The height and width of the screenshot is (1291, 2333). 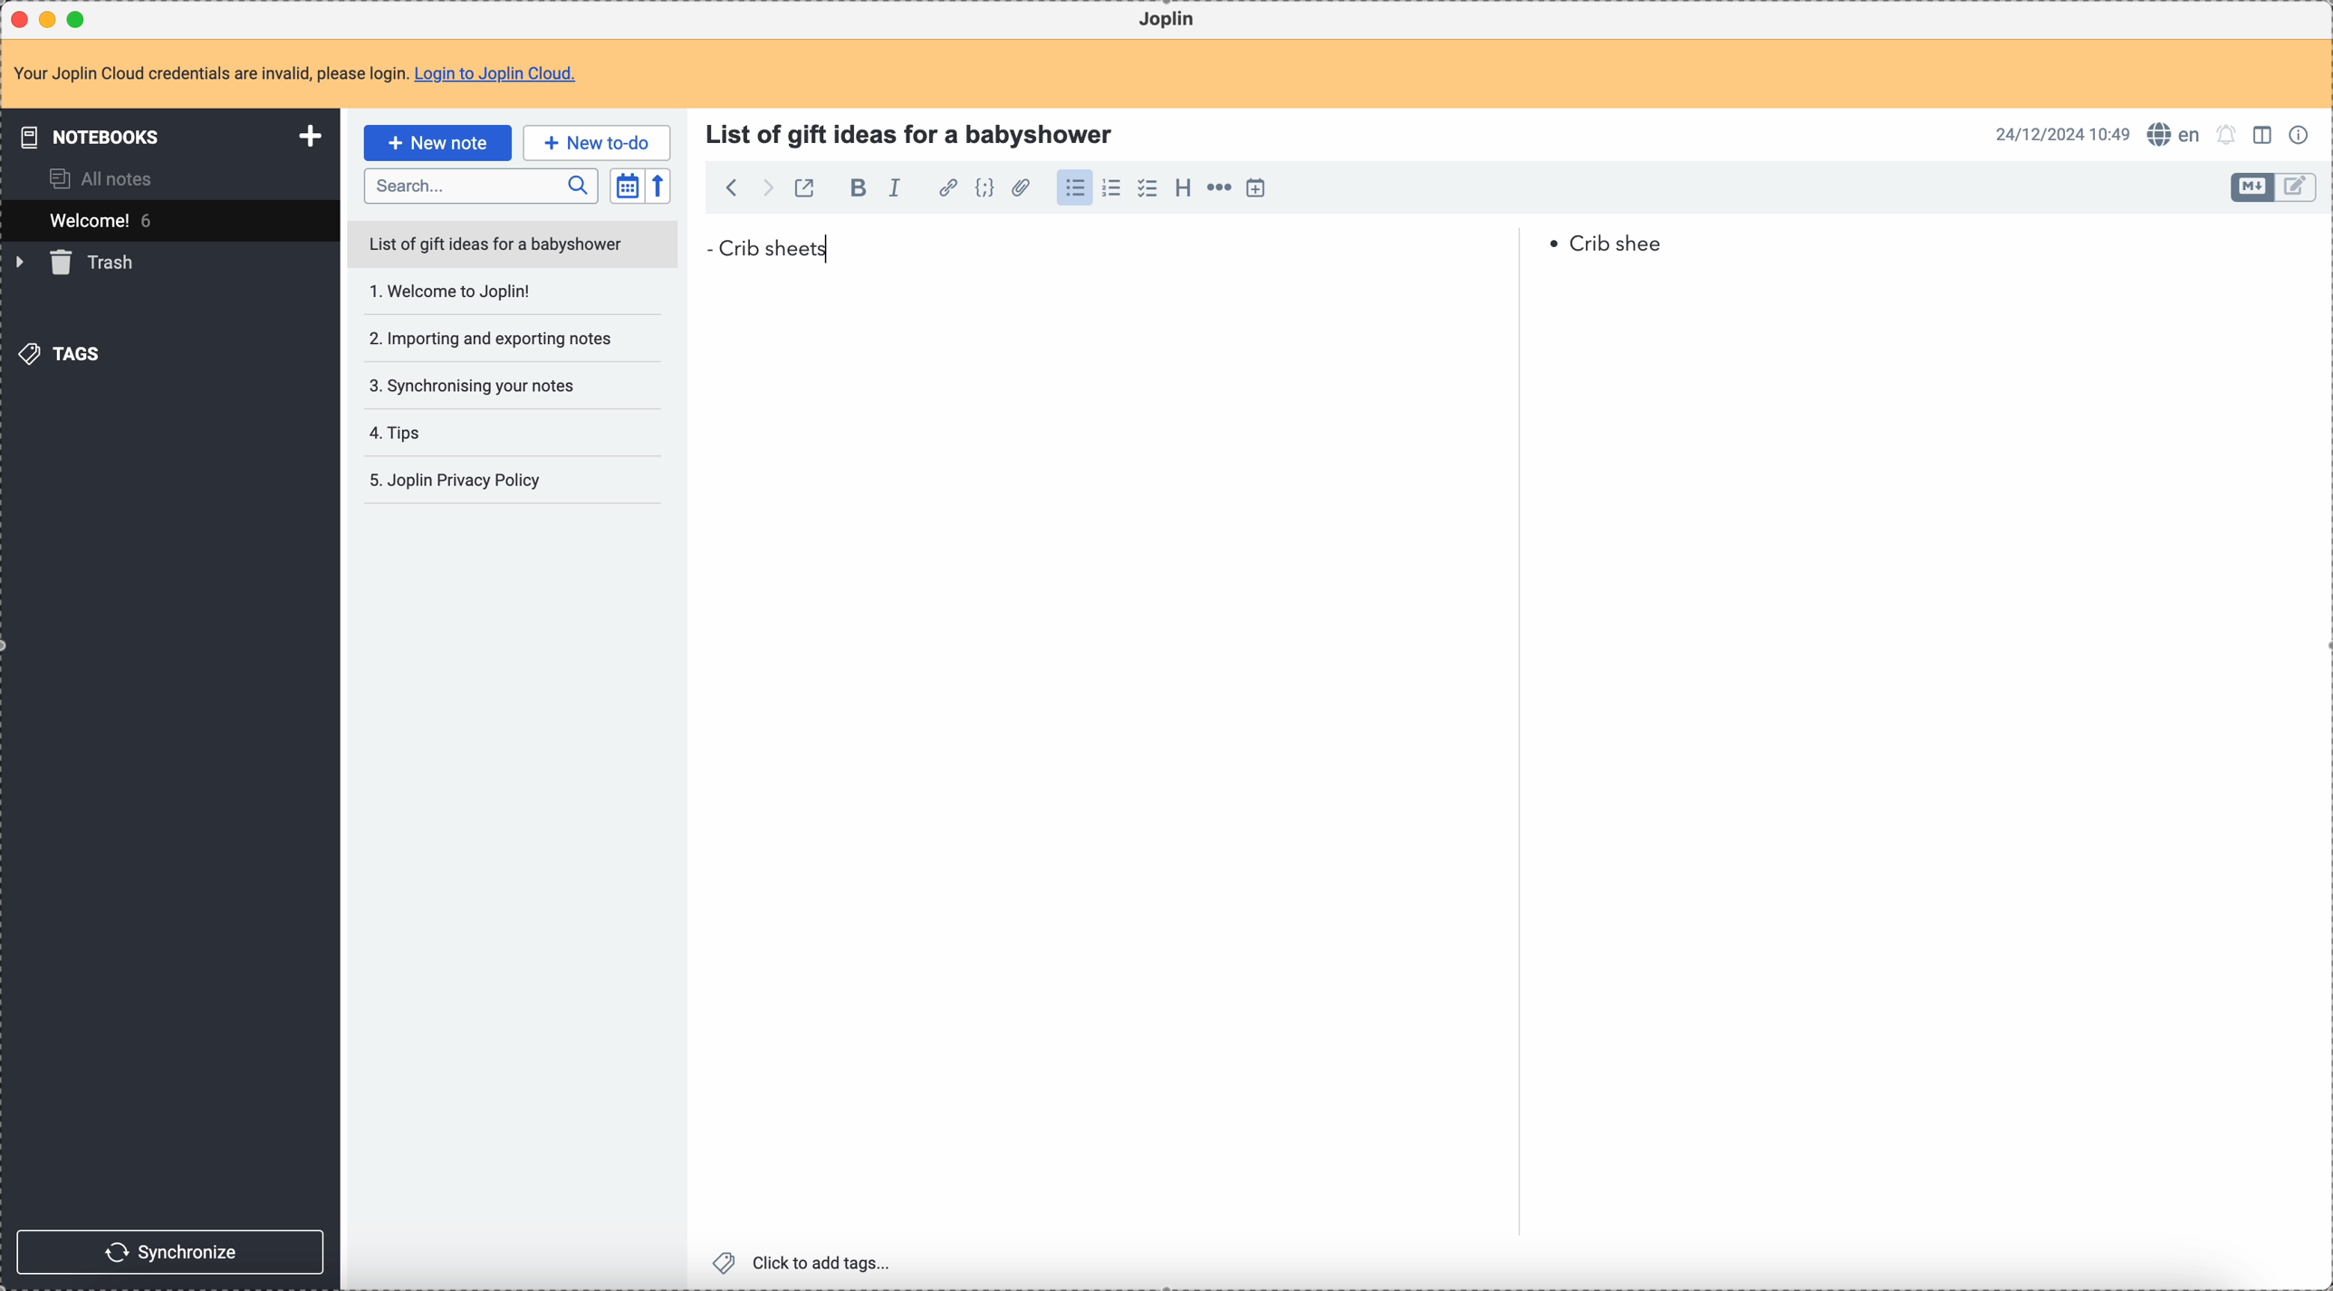 What do you see at coordinates (1080, 189) in the screenshot?
I see `click on bulleted list` at bounding box center [1080, 189].